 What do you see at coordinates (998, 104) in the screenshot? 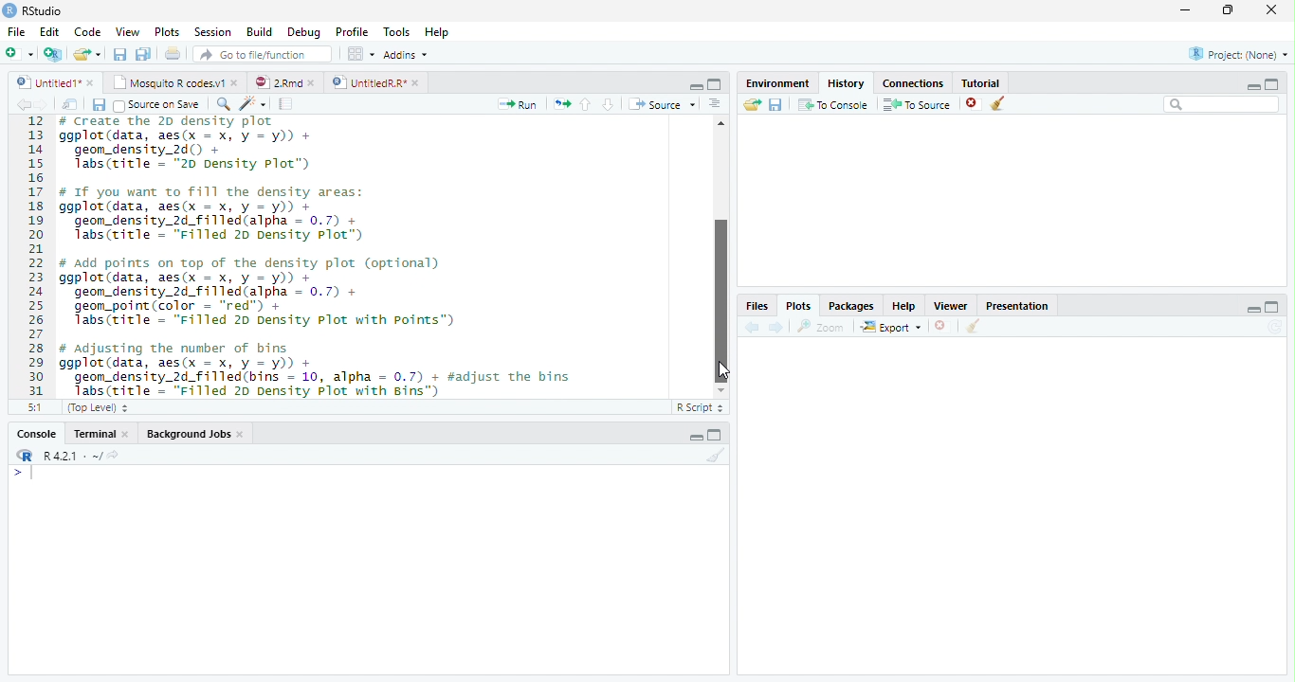
I see `clear` at bounding box center [998, 104].